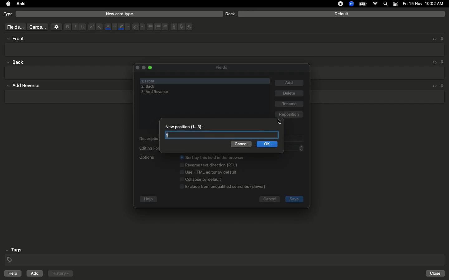  What do you see at coordinates (362, 4) in the screenshot?
I see `Charge` at bounding box center [362, 4].